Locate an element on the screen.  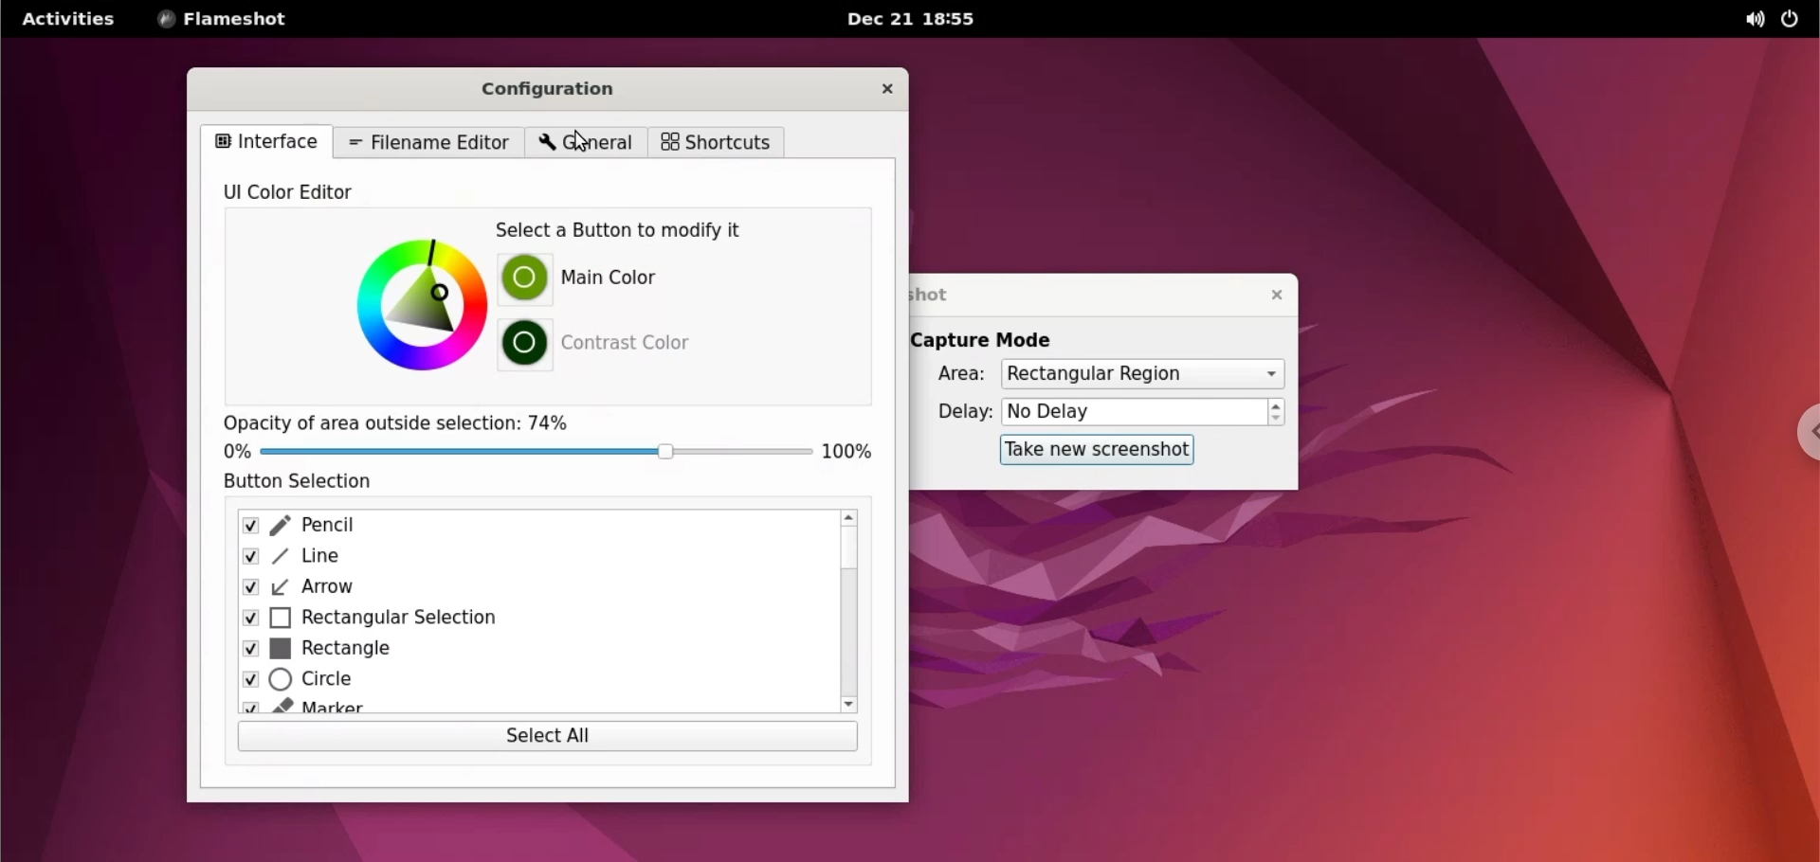
rectangular selection is located at coordinates (527, 620).